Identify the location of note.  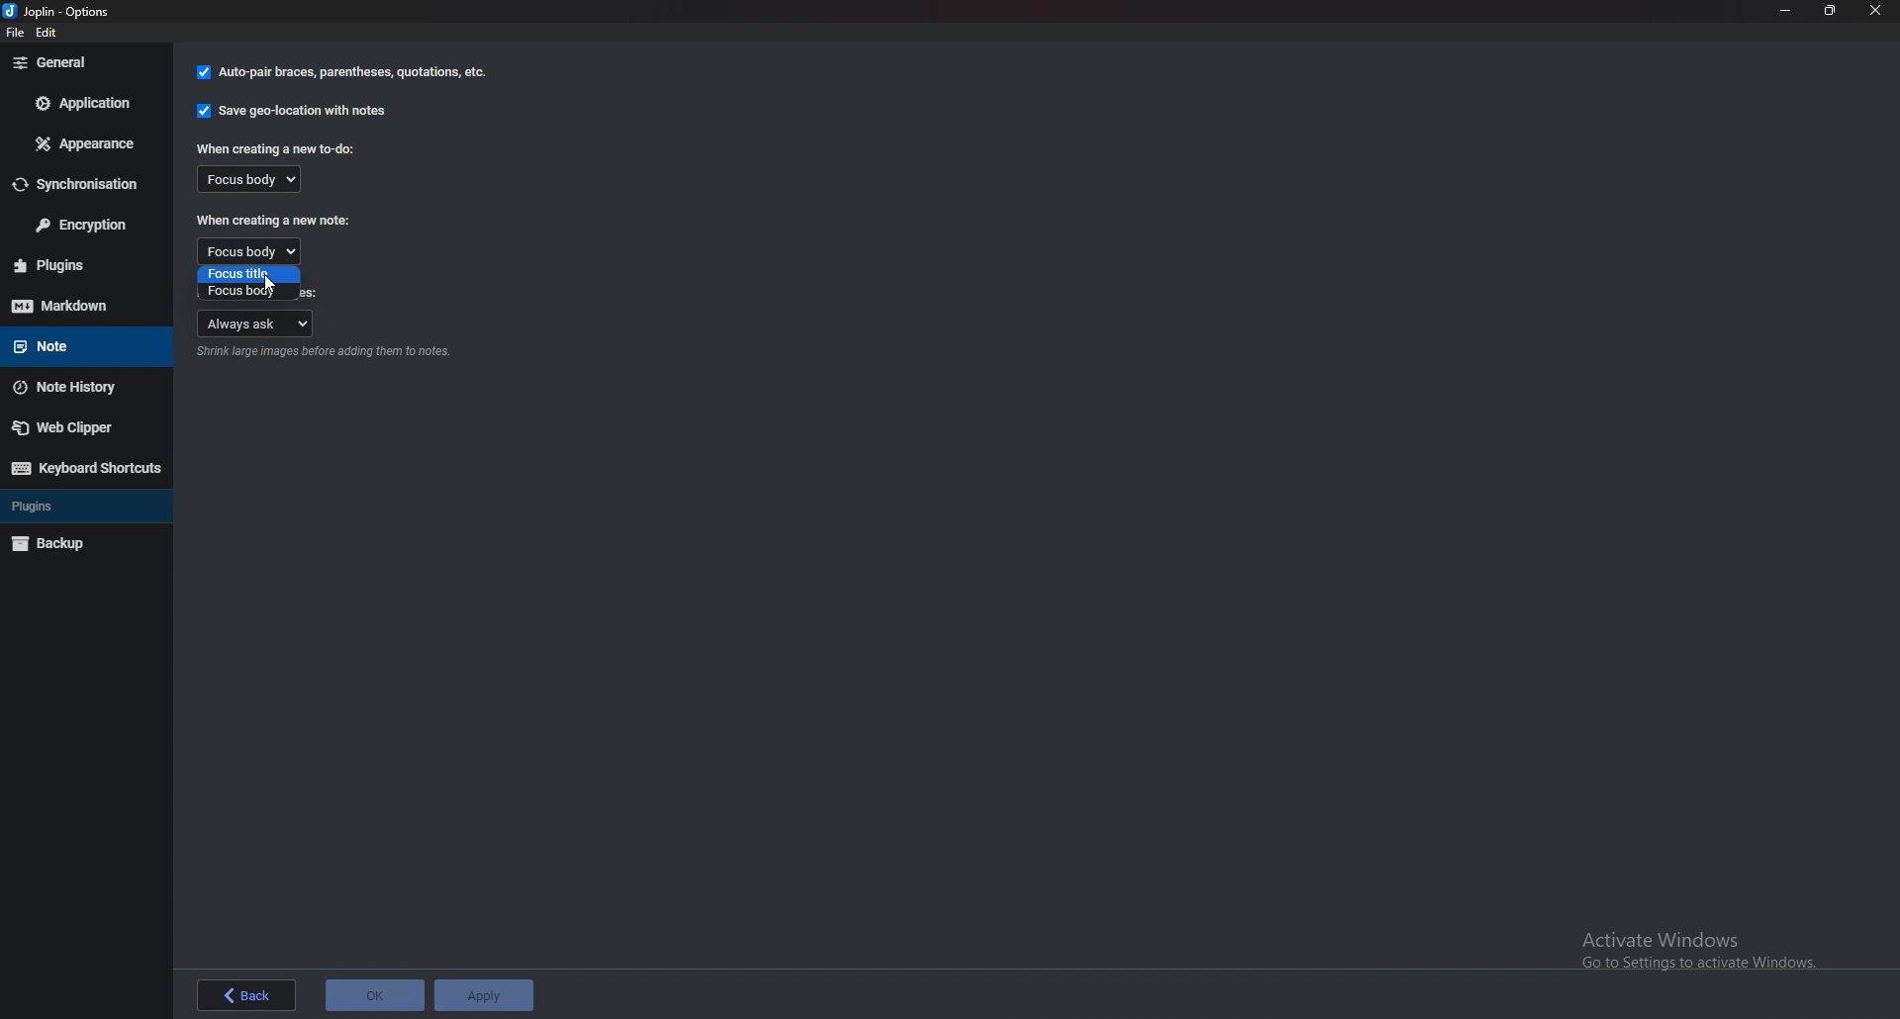
(77, 344).